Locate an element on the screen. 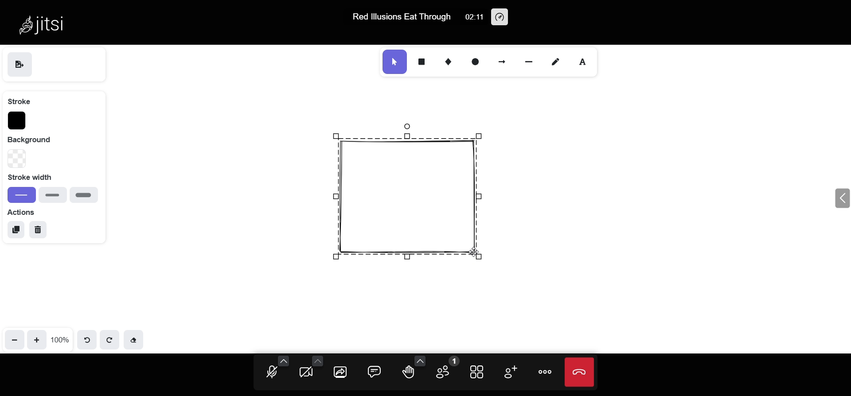 The image size is (851, 396). line is located at coordinates (529, 60).